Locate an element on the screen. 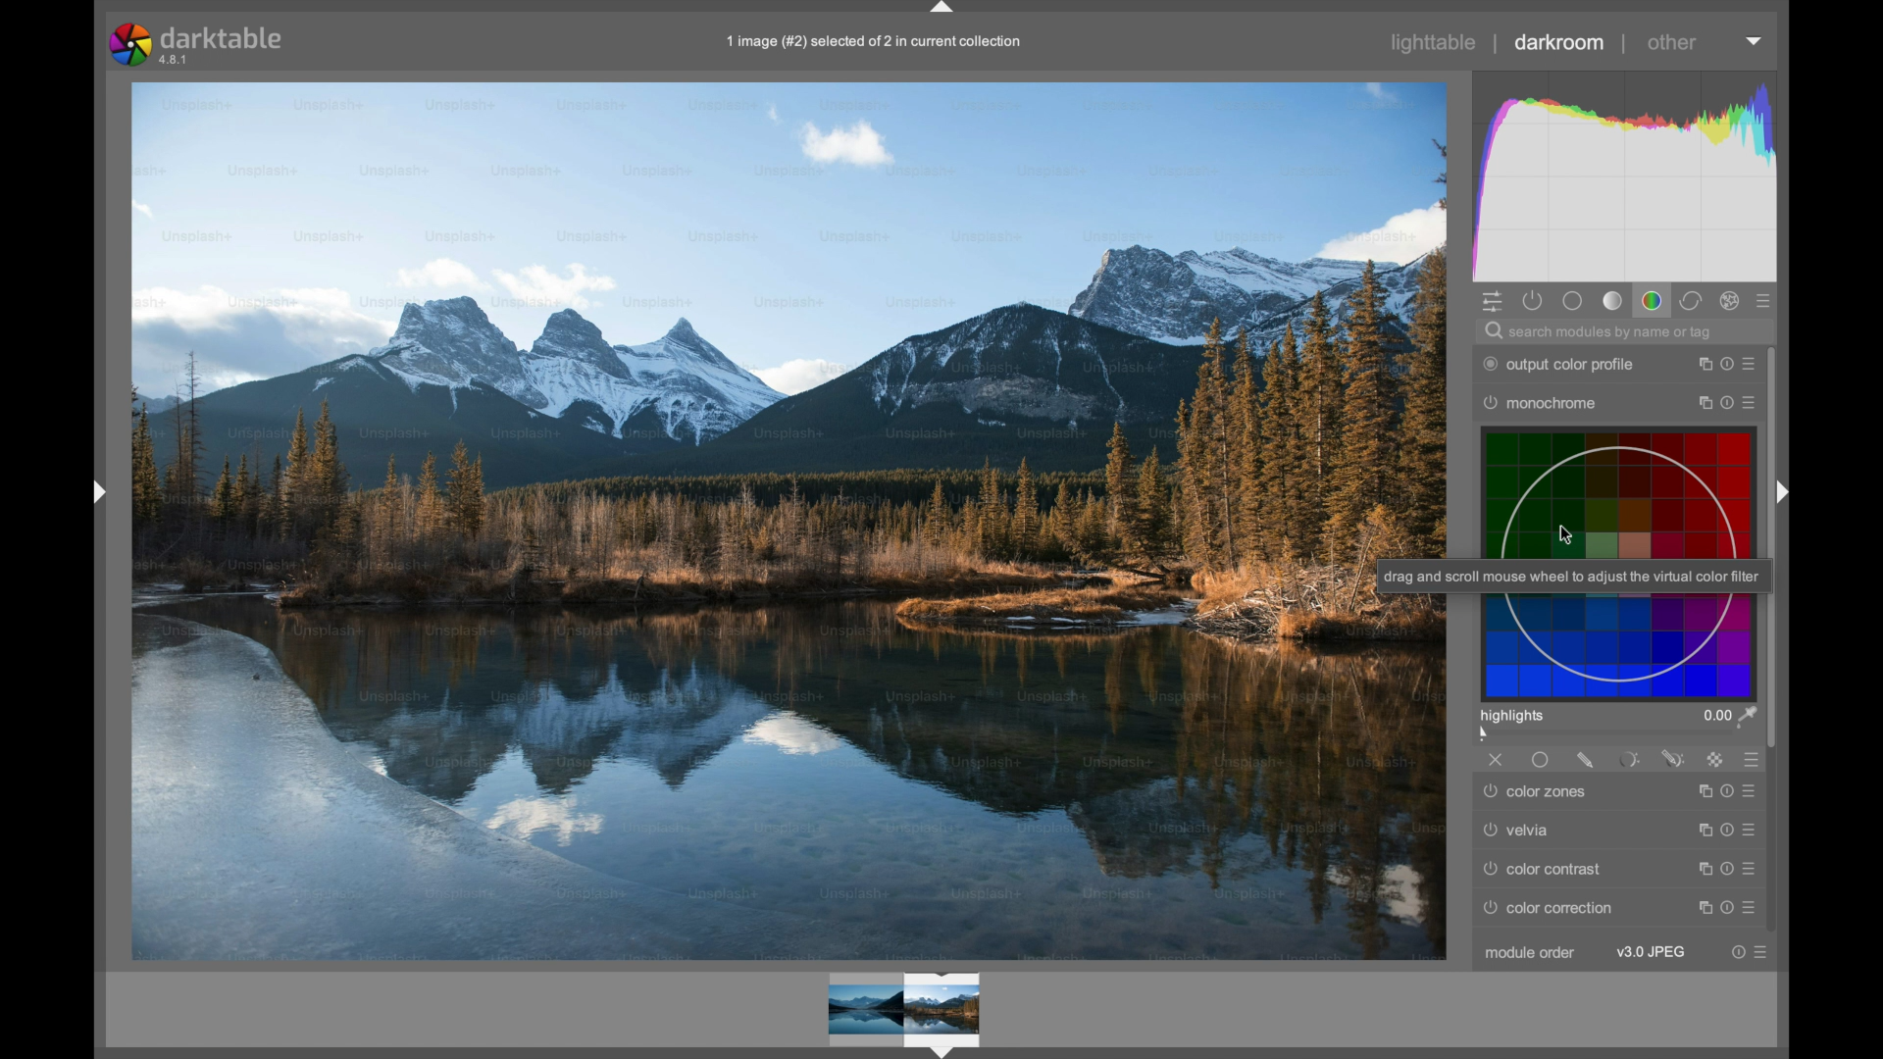  0.00 is located at coordinates (1729, 714).